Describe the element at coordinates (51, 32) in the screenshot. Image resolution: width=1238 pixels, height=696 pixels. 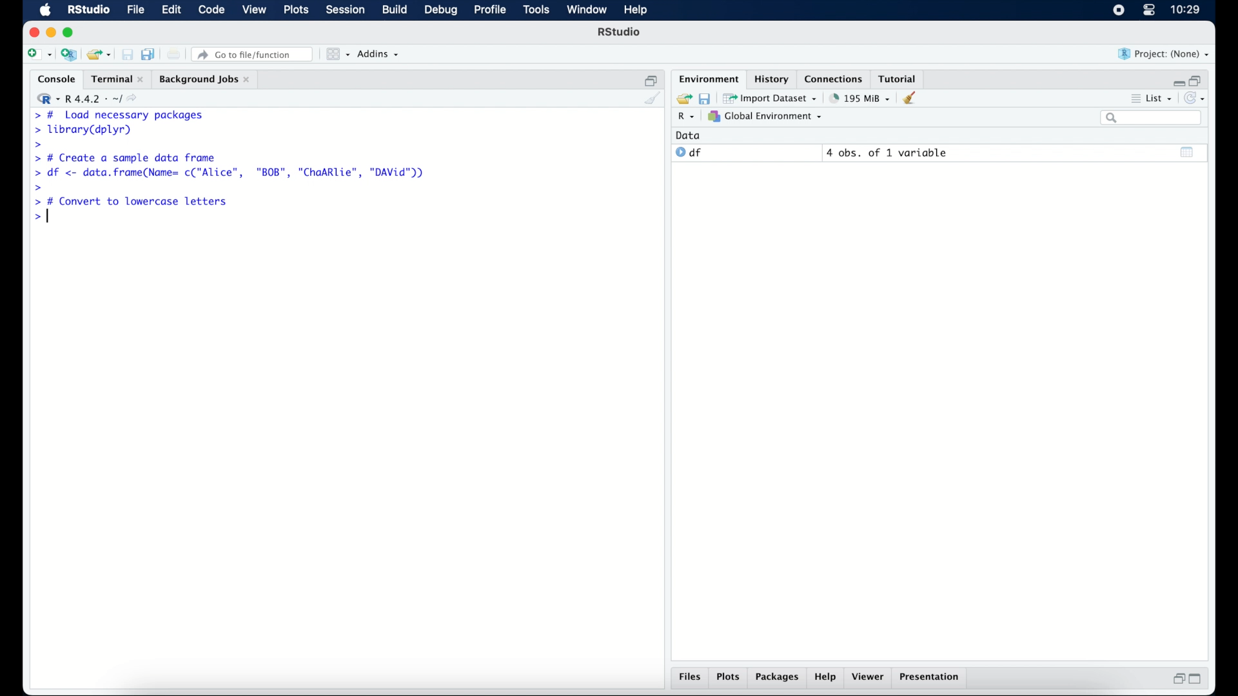
I see `minimize` at that location.